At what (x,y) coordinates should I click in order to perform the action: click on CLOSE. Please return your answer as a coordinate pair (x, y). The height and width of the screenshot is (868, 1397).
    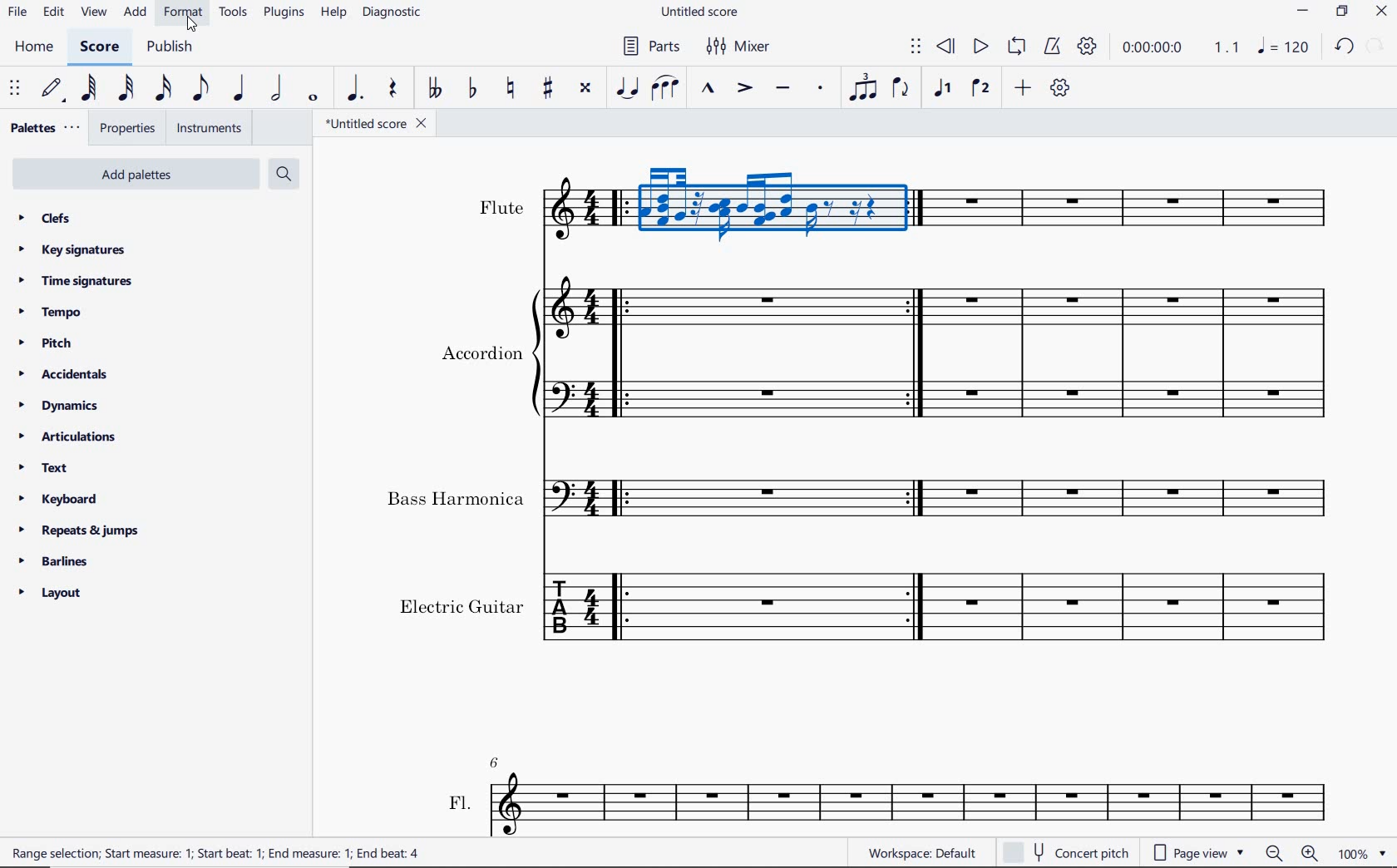
    Looking at the image, I should click on (1381, 12).